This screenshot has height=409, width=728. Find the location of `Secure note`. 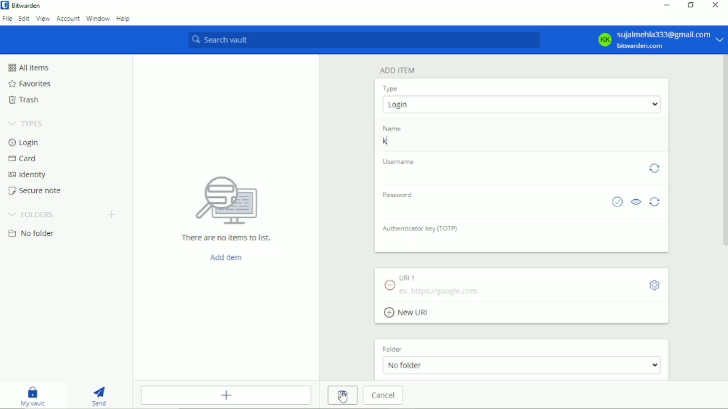

Secure note is located at coordinates (35, 191).